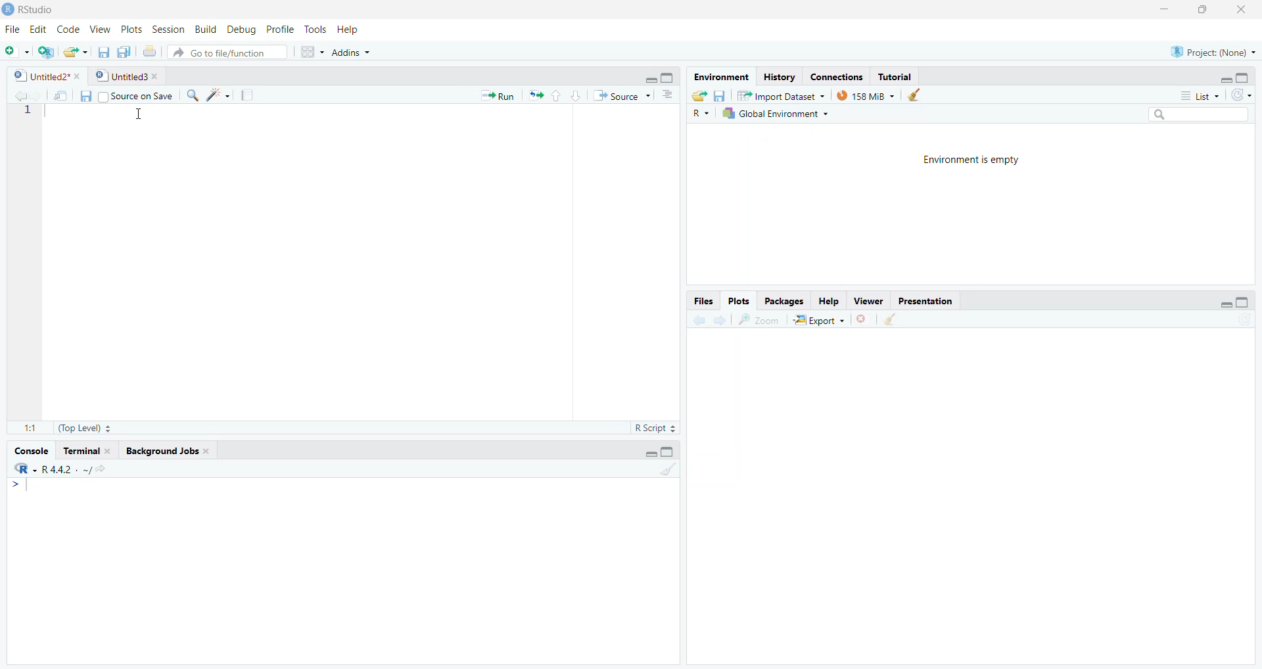  I want to click on Workspace pane, so click(309, 53).